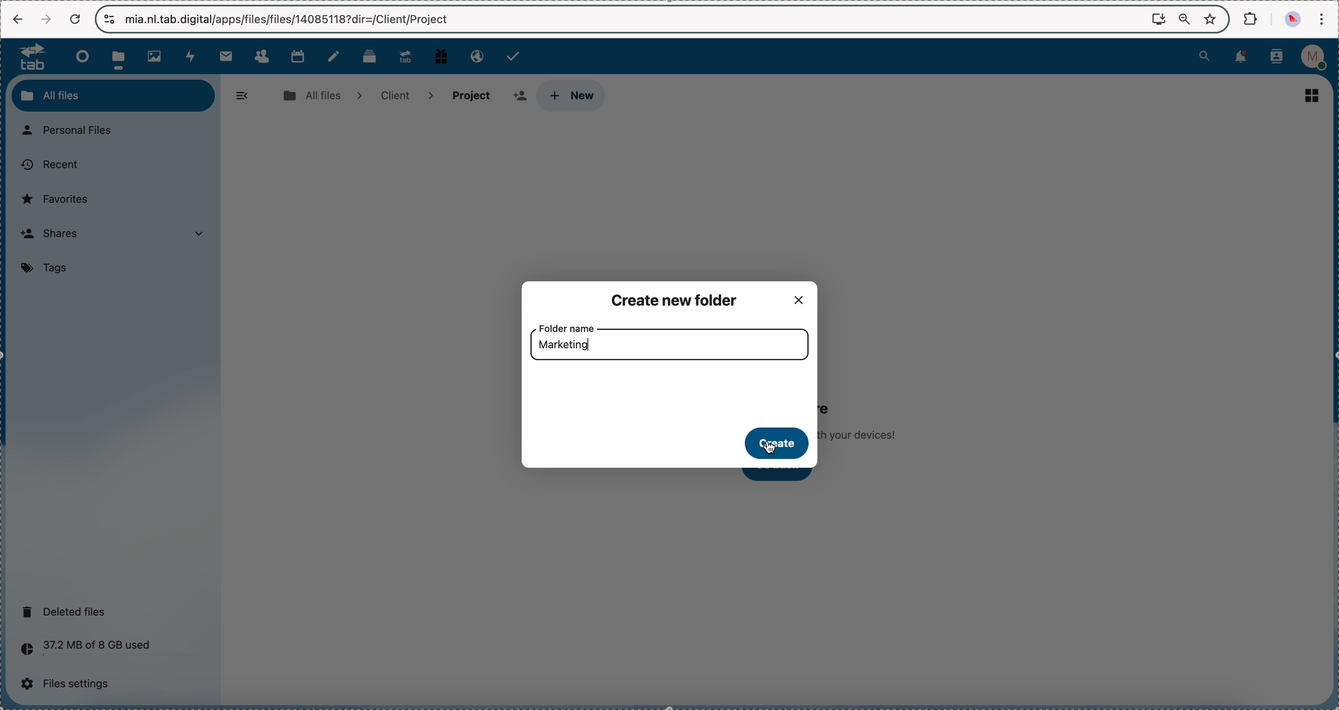 The image size is (1339, 710). What do you see at coordinates (18, 20) in the screenshot?
I see `navigate back` at bounding box center [18, 20].